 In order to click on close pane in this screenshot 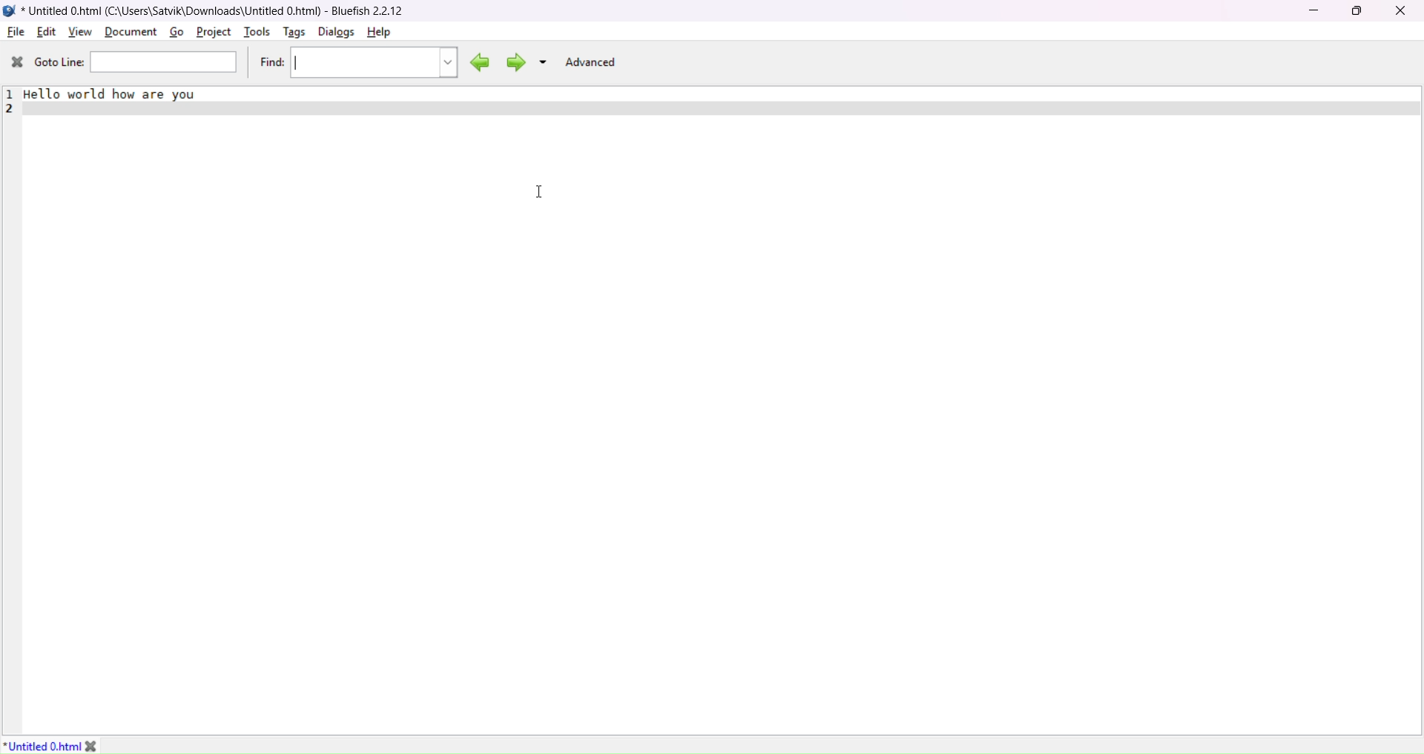, I will do `click(15, 62)`.